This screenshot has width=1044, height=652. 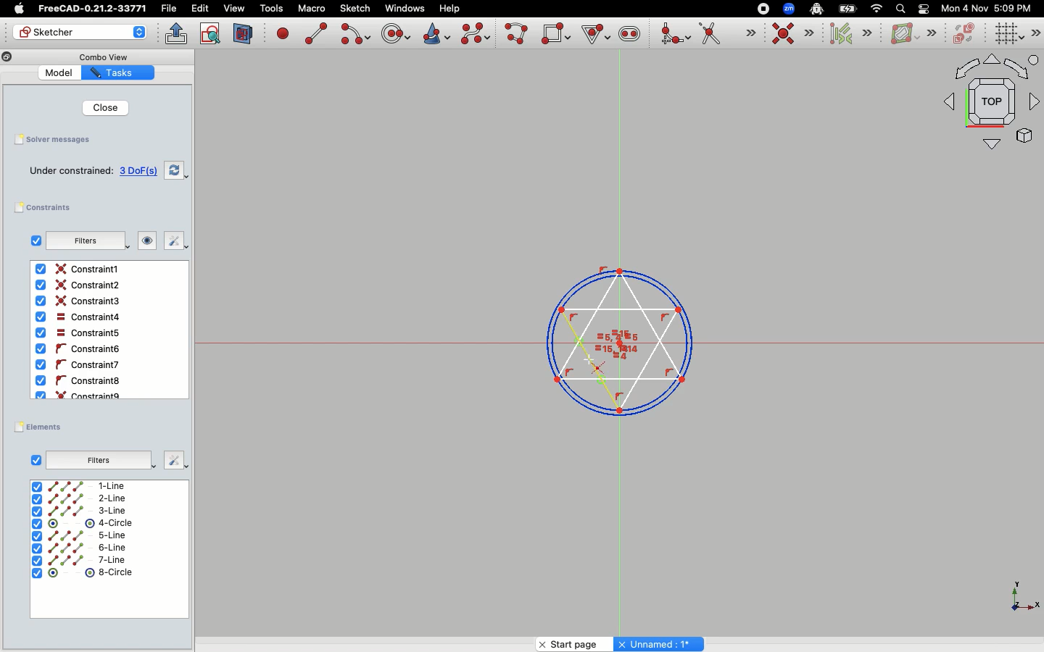 What do you see at coordinates (56, 139) in the screenshot?
I see `Solver messages` at bounding box center [56, 139].